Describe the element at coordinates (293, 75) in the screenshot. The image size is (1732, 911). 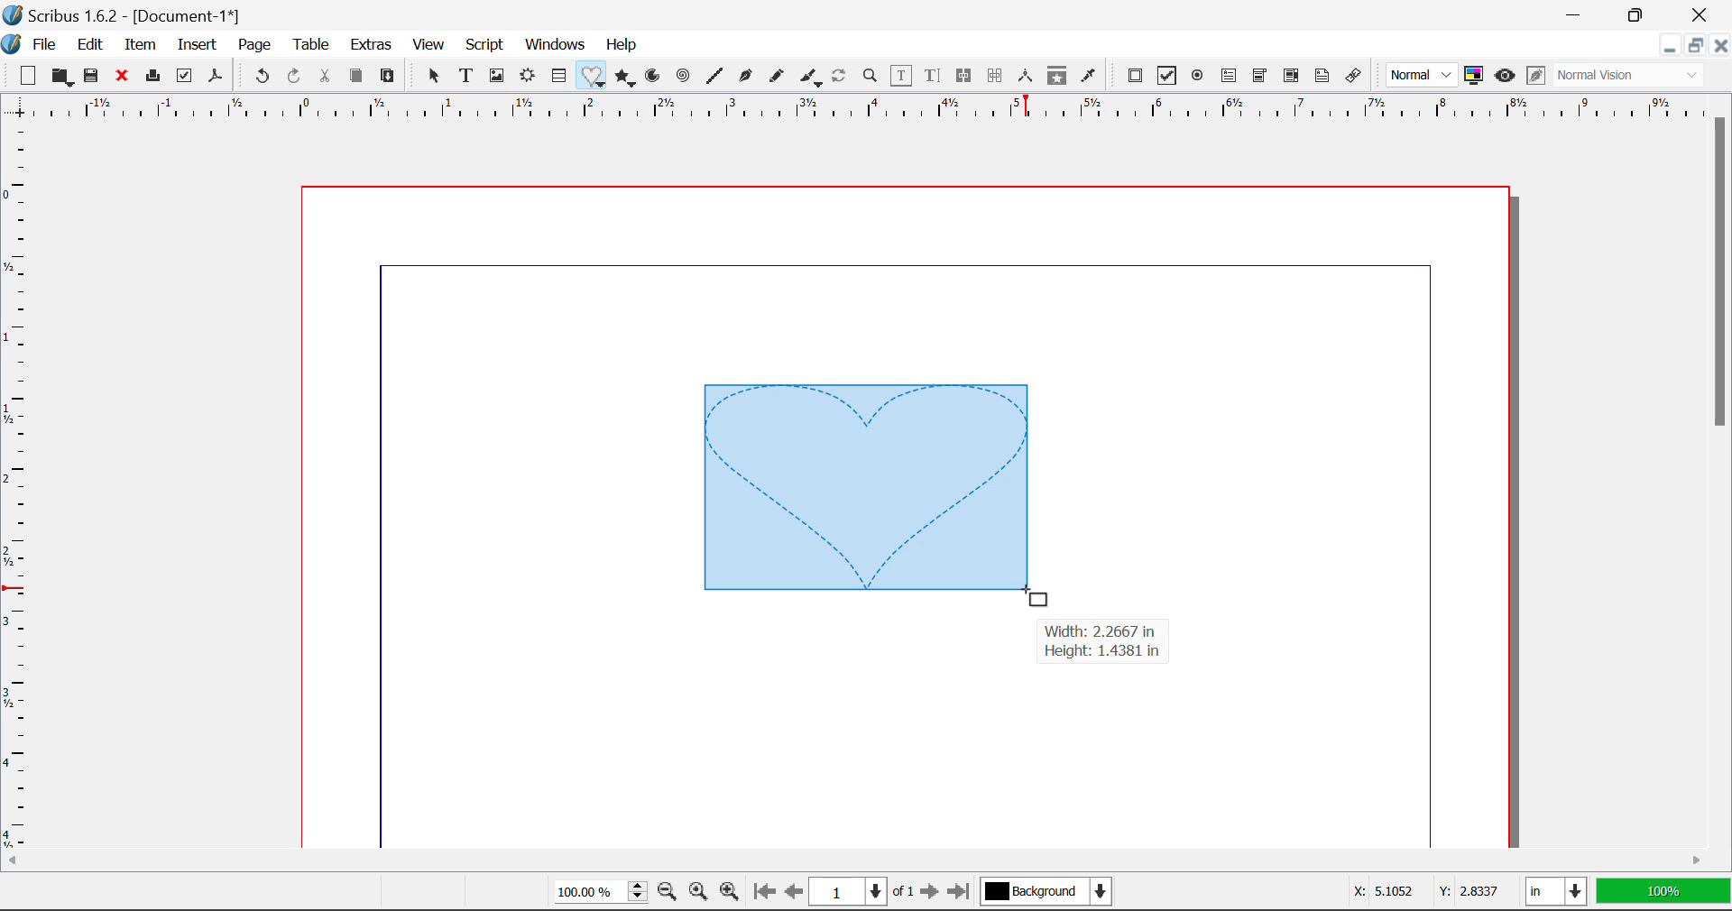
I see `Redo` at that location.